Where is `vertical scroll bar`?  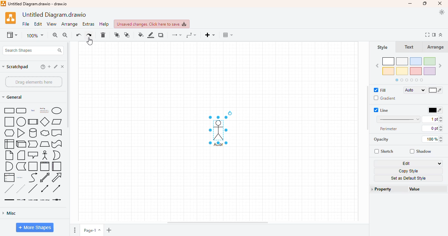 vertical scroll bar is located at coordinates (68, 85).